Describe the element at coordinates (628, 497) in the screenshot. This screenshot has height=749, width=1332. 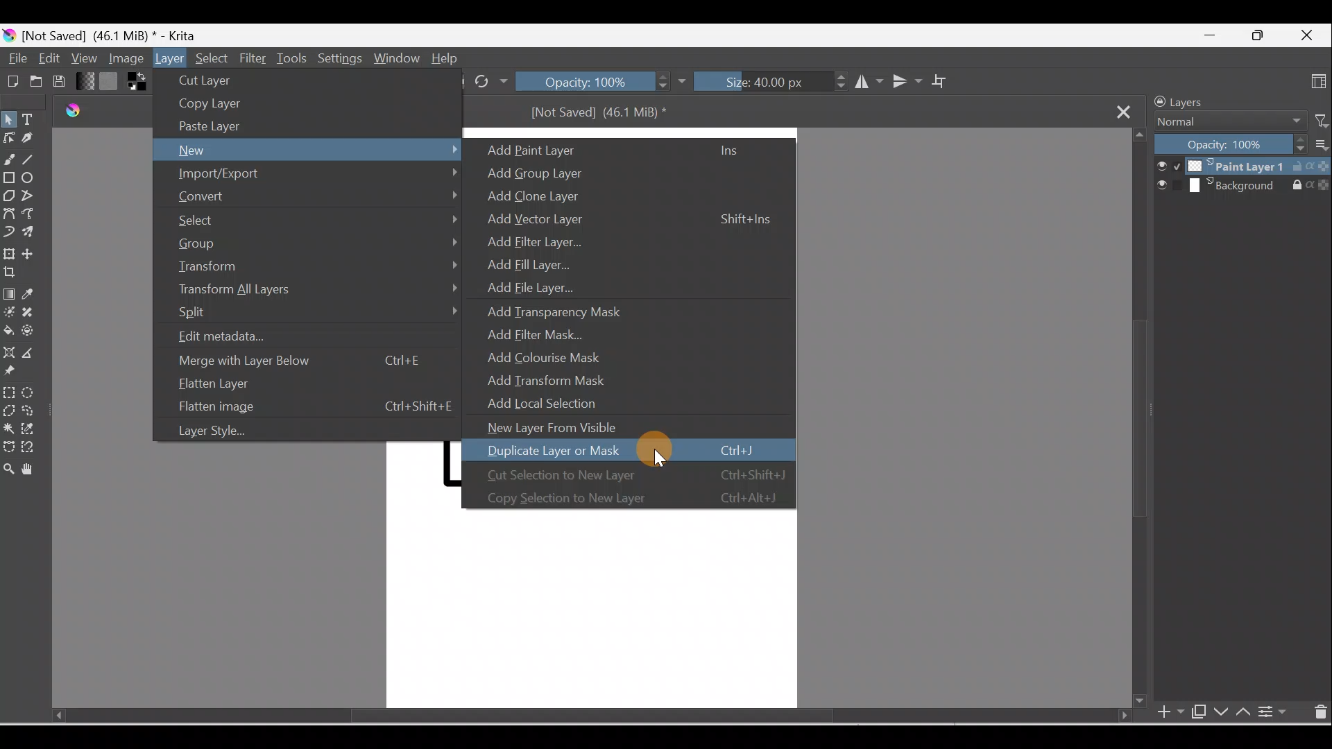
I see `Copy selection to new layer  Ctrl+Alt+J` at that location.